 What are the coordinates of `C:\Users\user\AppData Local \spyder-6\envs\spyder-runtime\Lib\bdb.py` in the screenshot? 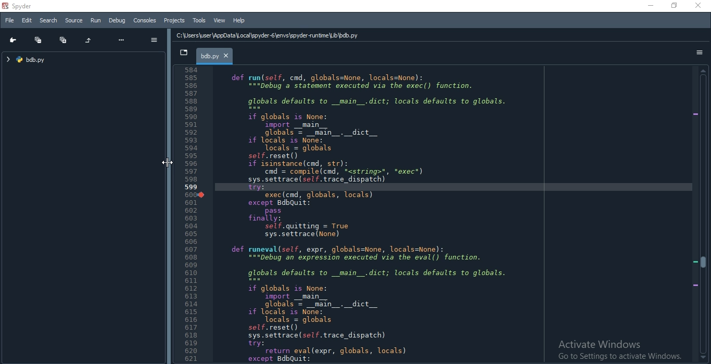 It's located at (269, 35).